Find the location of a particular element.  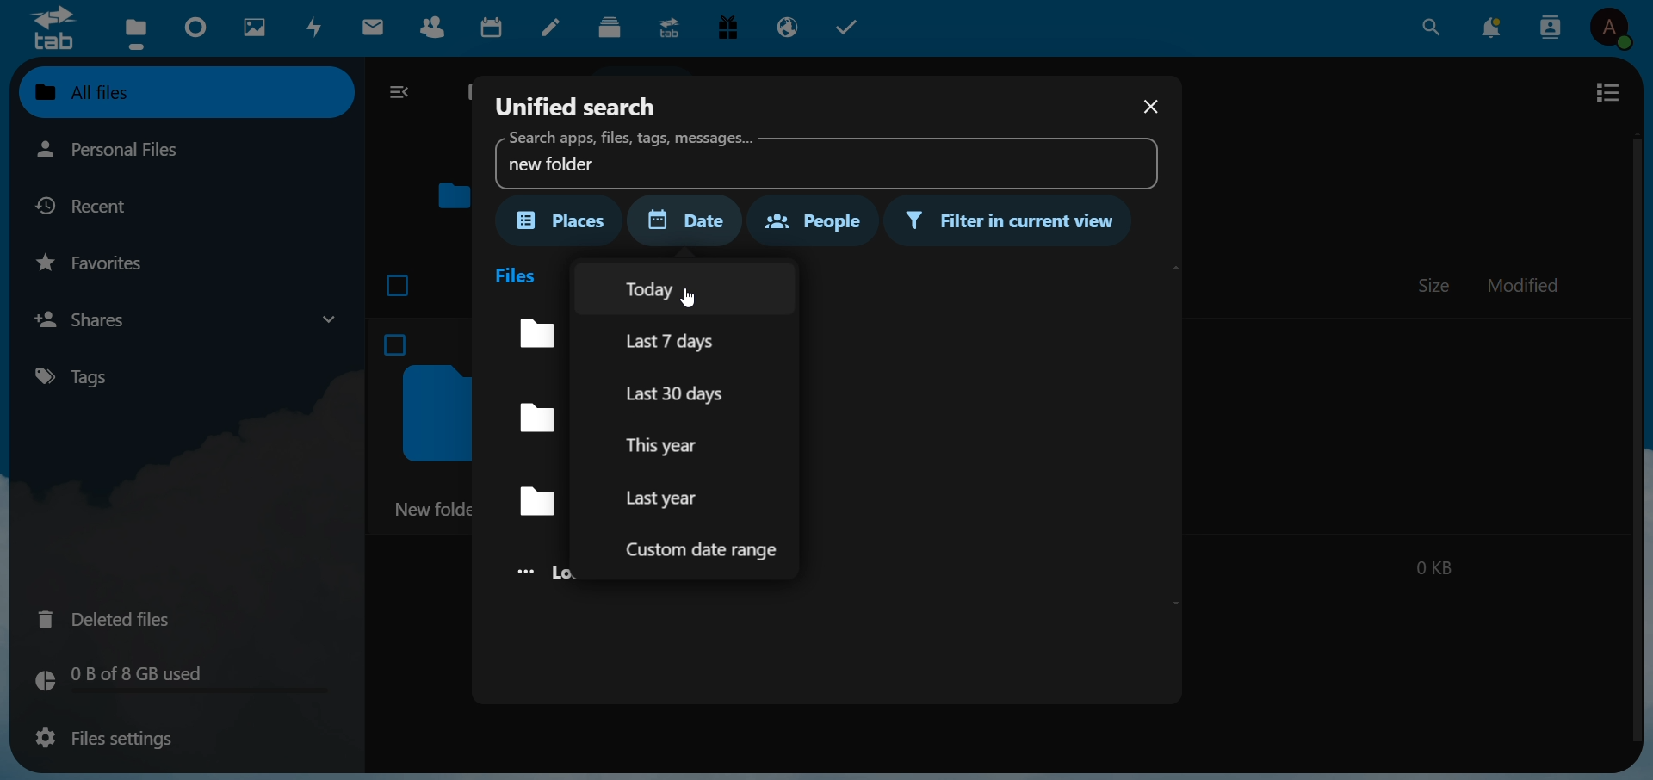

images is located at coordinates (253, 28).